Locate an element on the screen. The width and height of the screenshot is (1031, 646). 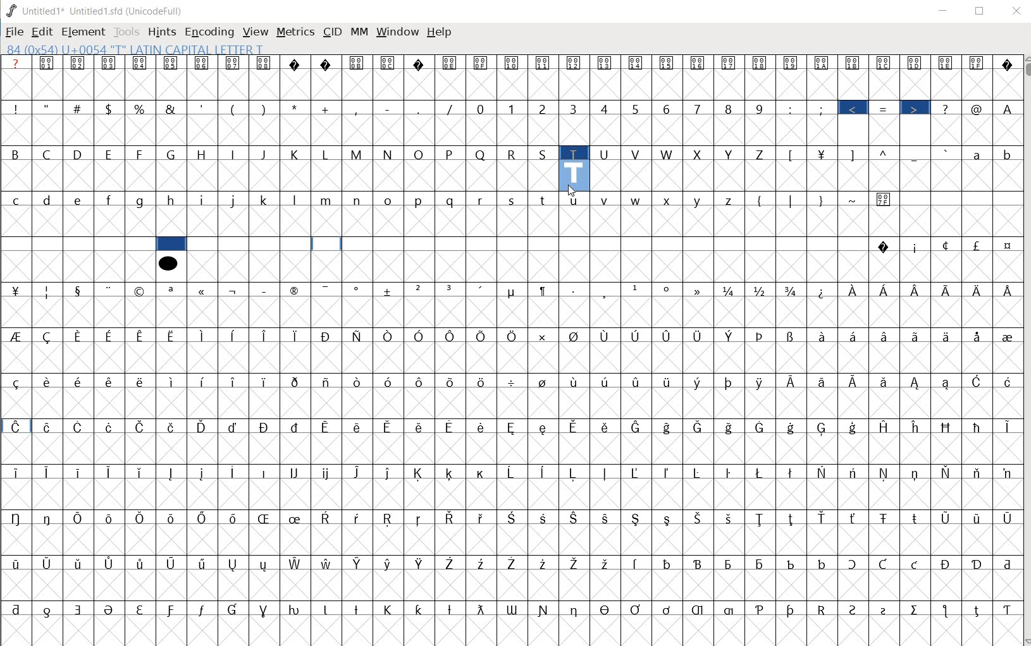
scrollbar is located at coordinates (1025, 350).